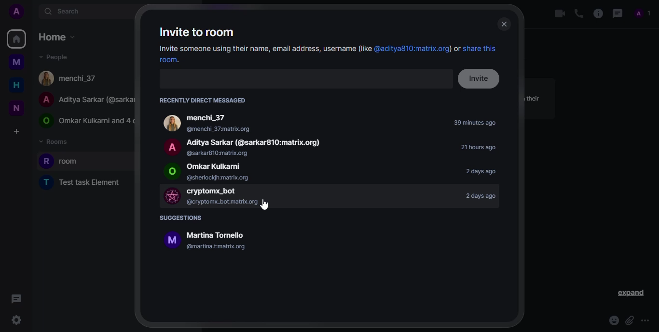 This screenshot has width=659, height=332. Describe the element at coordinates (17, 130) in the screenshot. I see `+` at that location.